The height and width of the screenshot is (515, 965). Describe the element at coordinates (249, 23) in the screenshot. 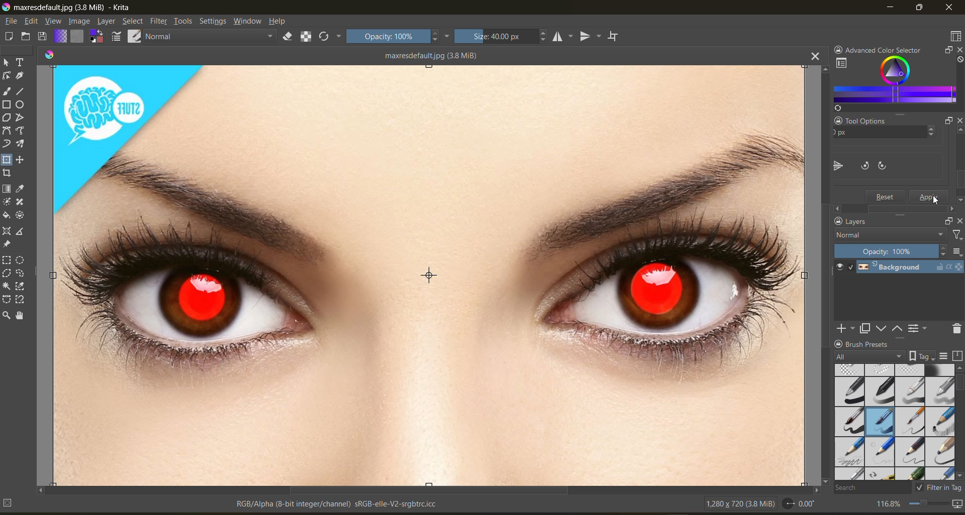

I see `window` at that location.